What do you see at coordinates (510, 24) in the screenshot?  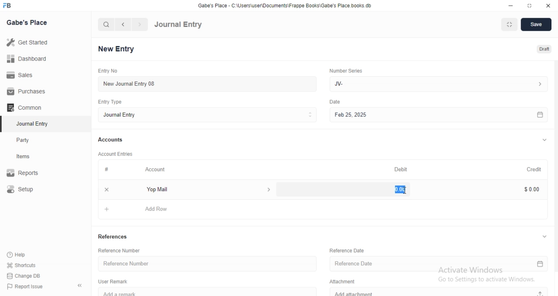 I see `Fit to Window` at bounding box center [510, 24].